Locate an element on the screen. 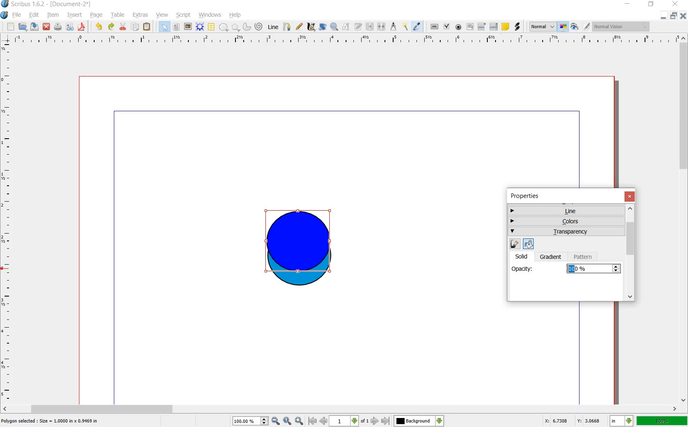 This screenshot has height=427, width=688. polygon is located at coordinates (235, 27).